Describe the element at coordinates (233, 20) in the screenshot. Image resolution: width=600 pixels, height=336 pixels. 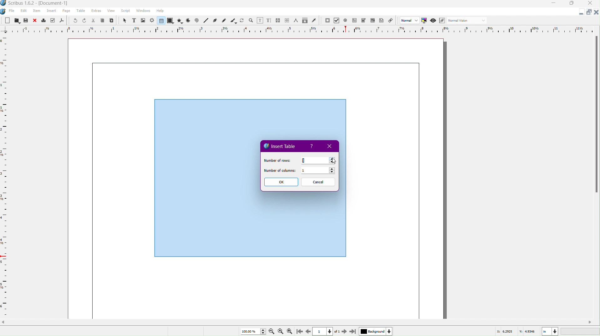
I see `Calligraphic Line` at that location.